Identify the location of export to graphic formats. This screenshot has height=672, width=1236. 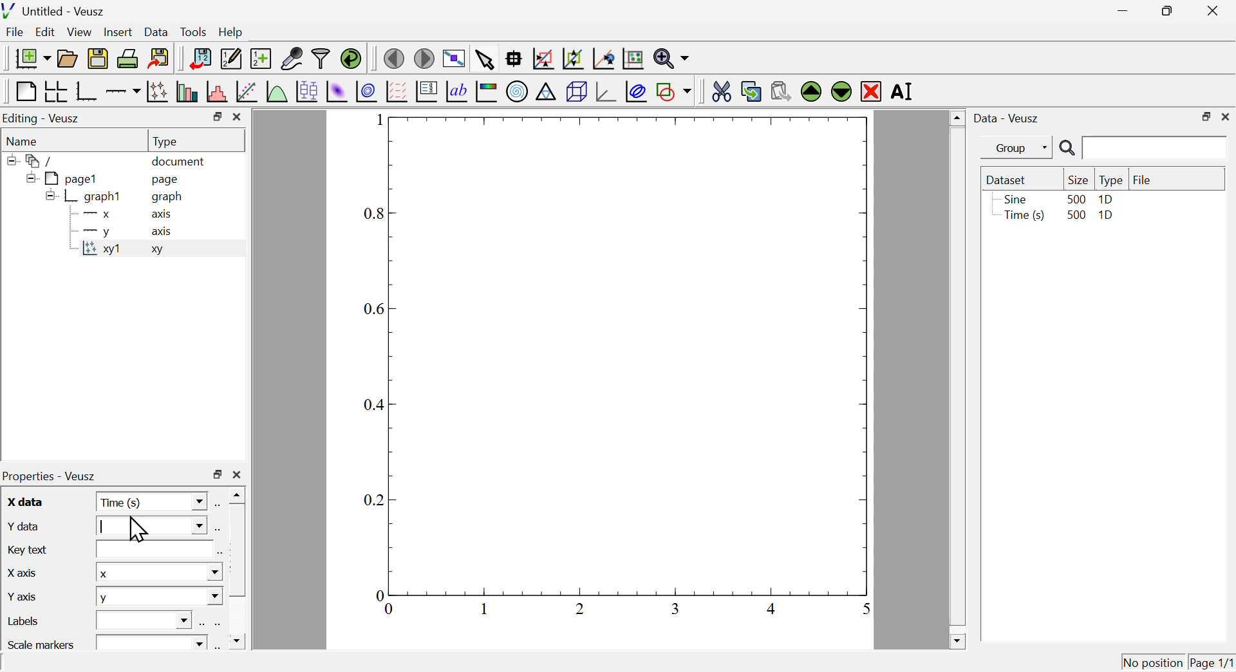
(159, 59).